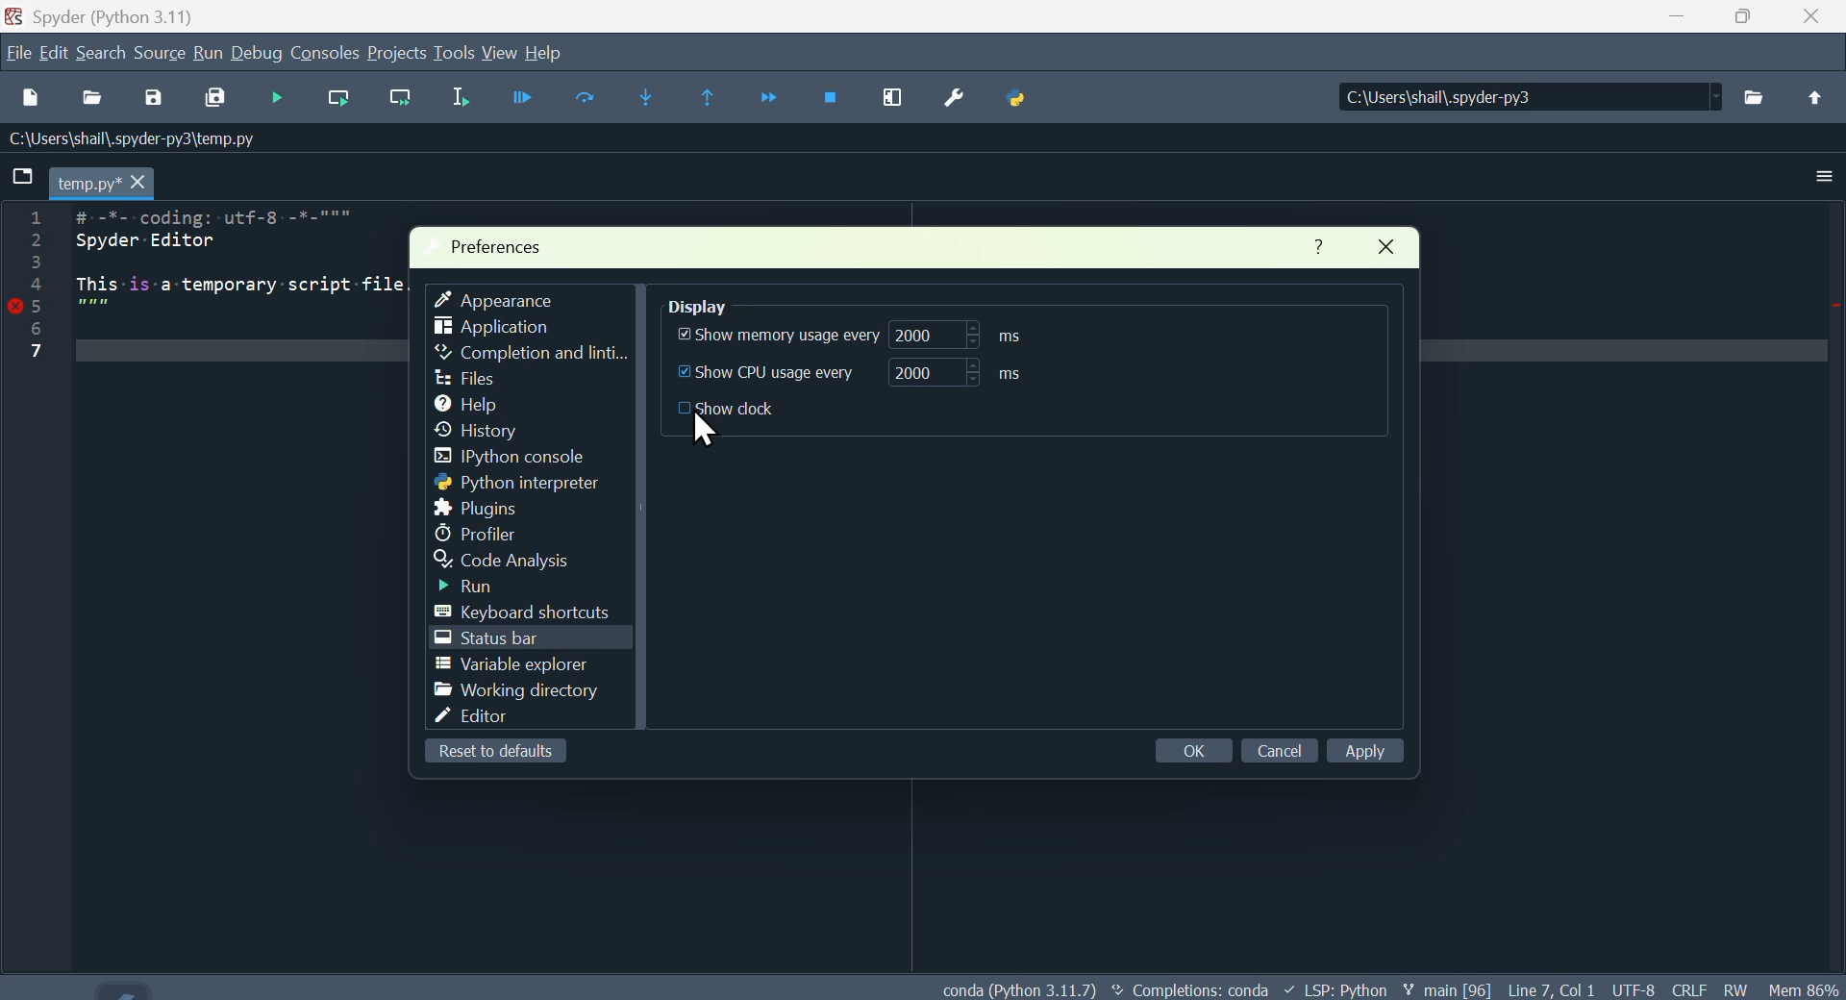 The width and height of the screenshot is (1846, 1000). Describe the element at coordinates (327, 52) in the screenshot. I see `Console` at that location.